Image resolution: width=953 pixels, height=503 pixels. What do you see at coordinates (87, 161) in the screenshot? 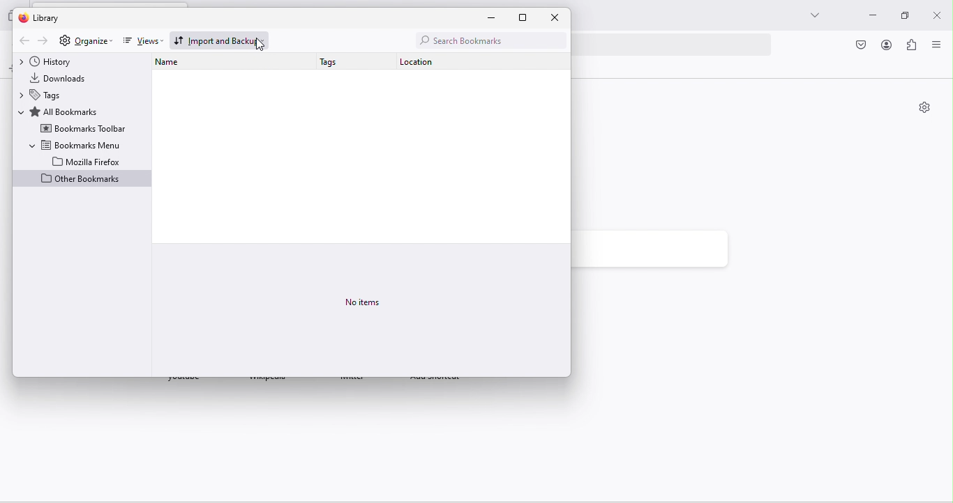
I see `mozilla firefox` at bounding box center [87, 161].